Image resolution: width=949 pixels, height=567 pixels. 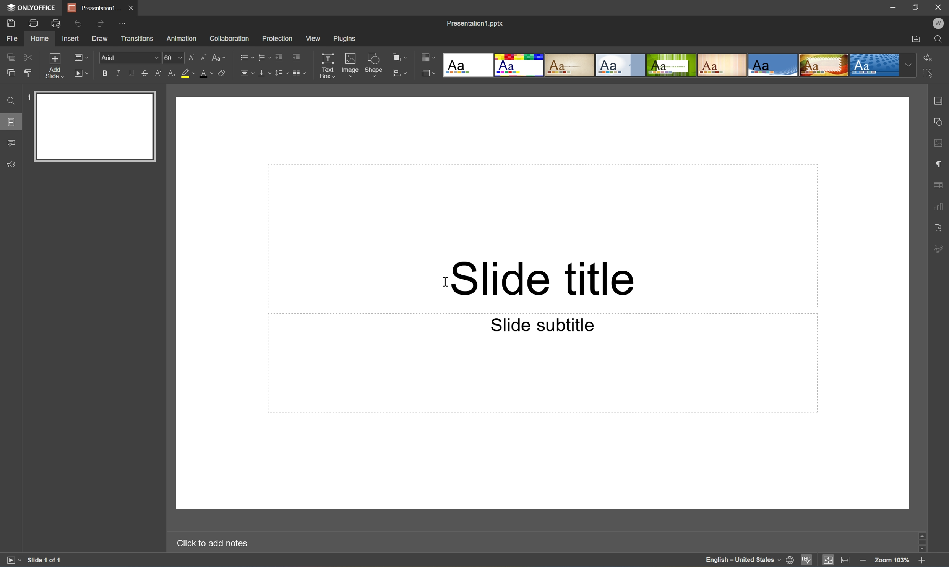 What do you see at coordinates (921, 561) in the screenshot?
I see `Zoom in` at bounding box center [921, 561].